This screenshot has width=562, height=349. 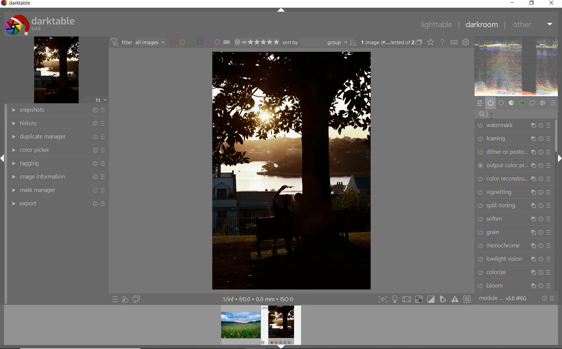 I want to click on monochrome, so click(x=513, y=246).